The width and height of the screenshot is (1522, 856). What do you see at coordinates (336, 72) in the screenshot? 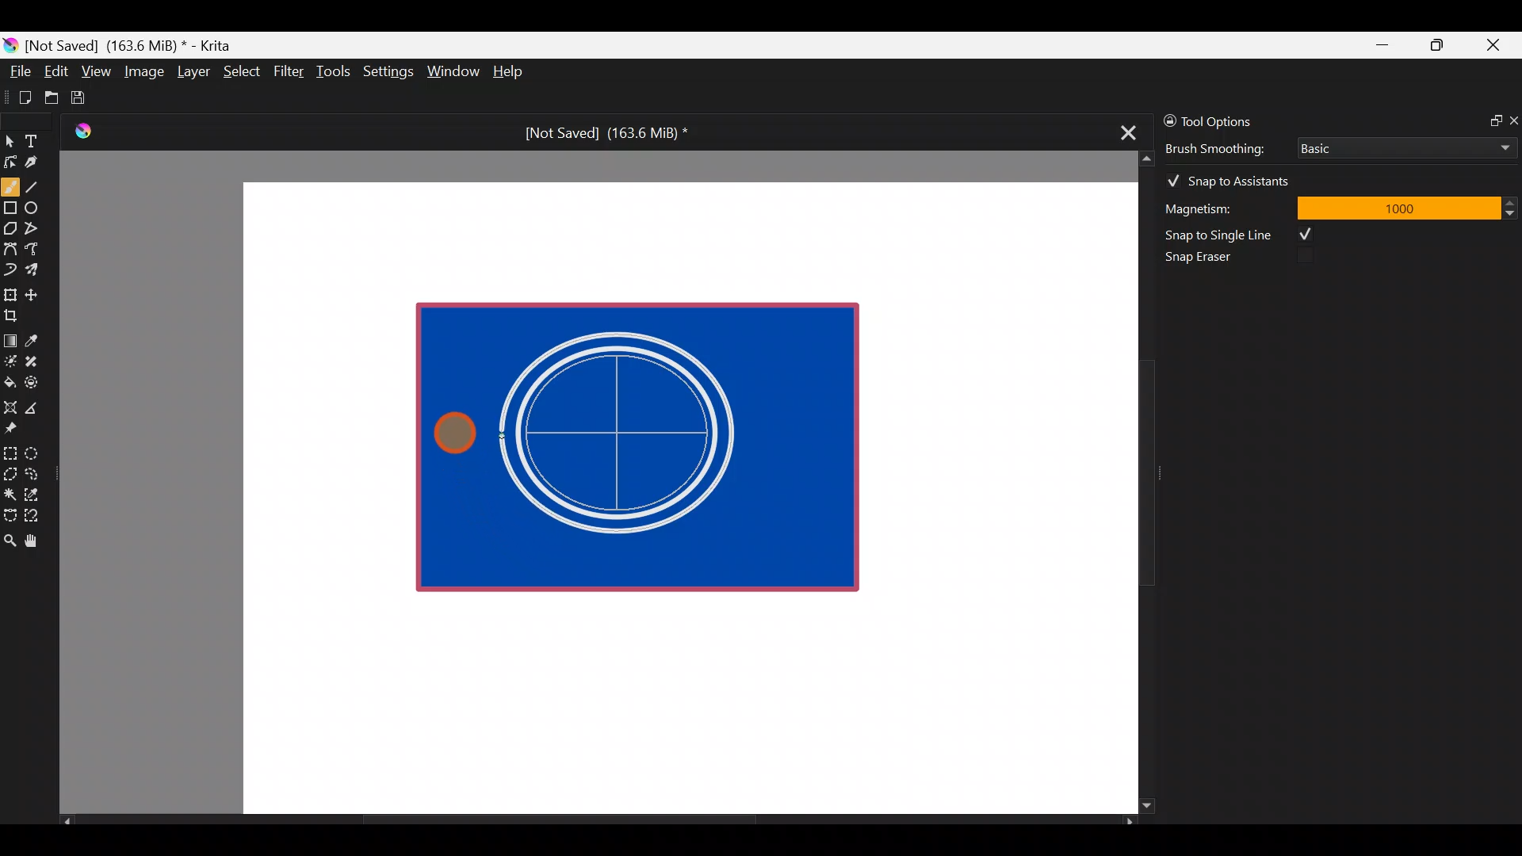
I see `Tools` at bounding box center [336, 72].